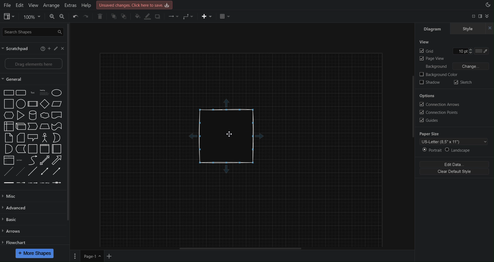  Describe the element at coordinates (125, 16) in the screenshot. I see `Send to back` at that location.